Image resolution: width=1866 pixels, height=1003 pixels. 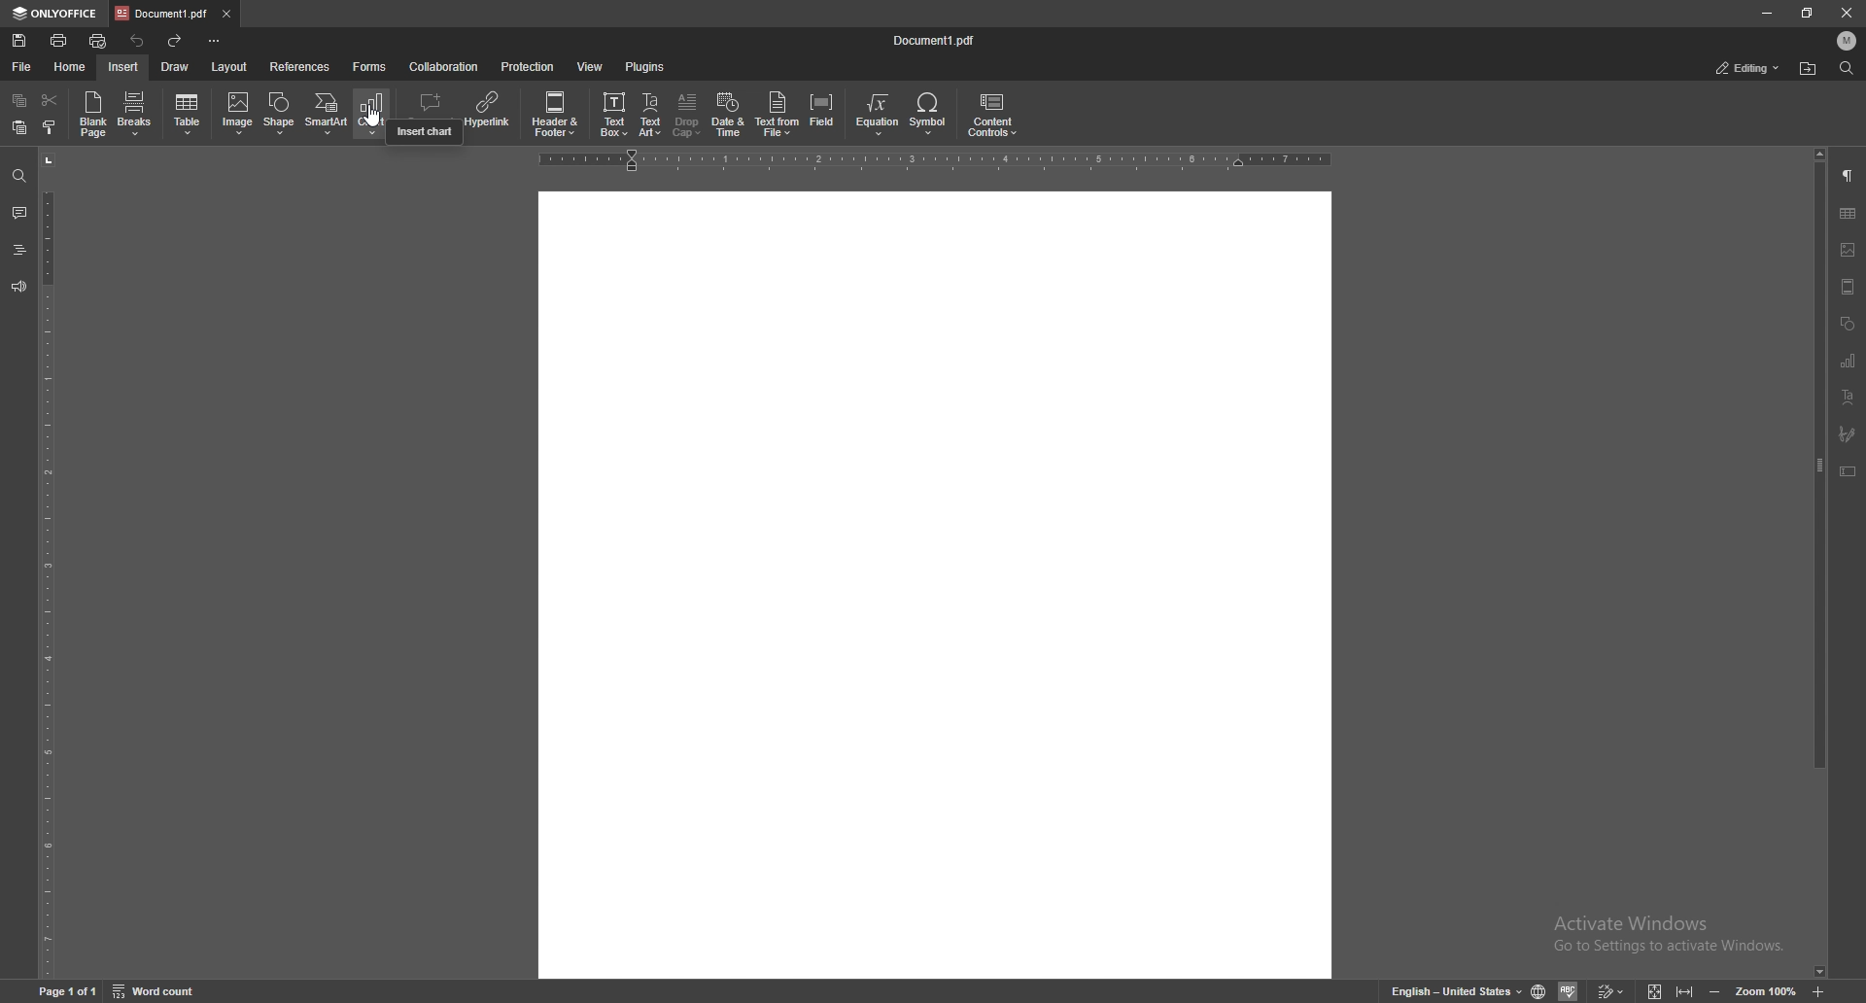 What do you see at coordinates (217, 41) in the screenshot?
I see `configure tool bar` at bounding box center [217, 41].